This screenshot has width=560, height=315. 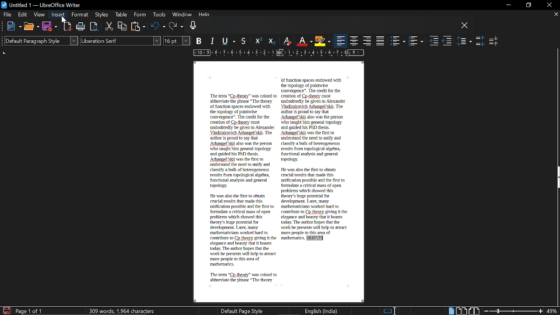 I want to click on mathematics, so click(x=292, y=239).